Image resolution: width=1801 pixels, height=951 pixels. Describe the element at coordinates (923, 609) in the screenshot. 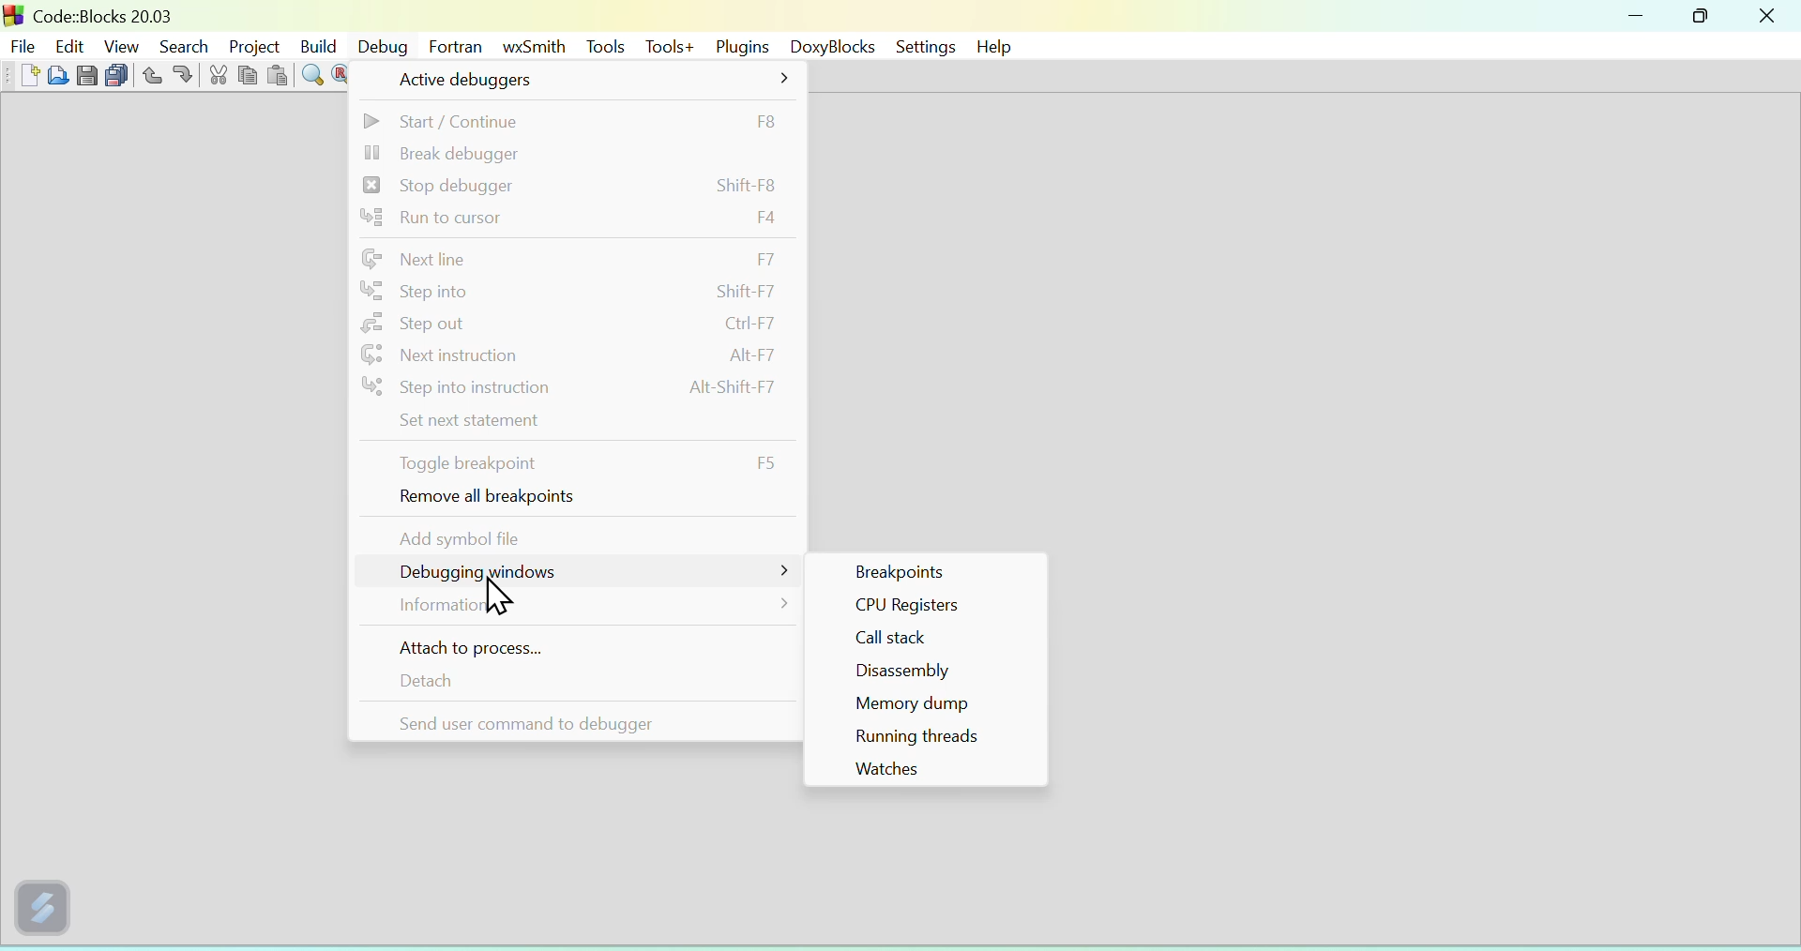

I see `CPU Registers` at that location.